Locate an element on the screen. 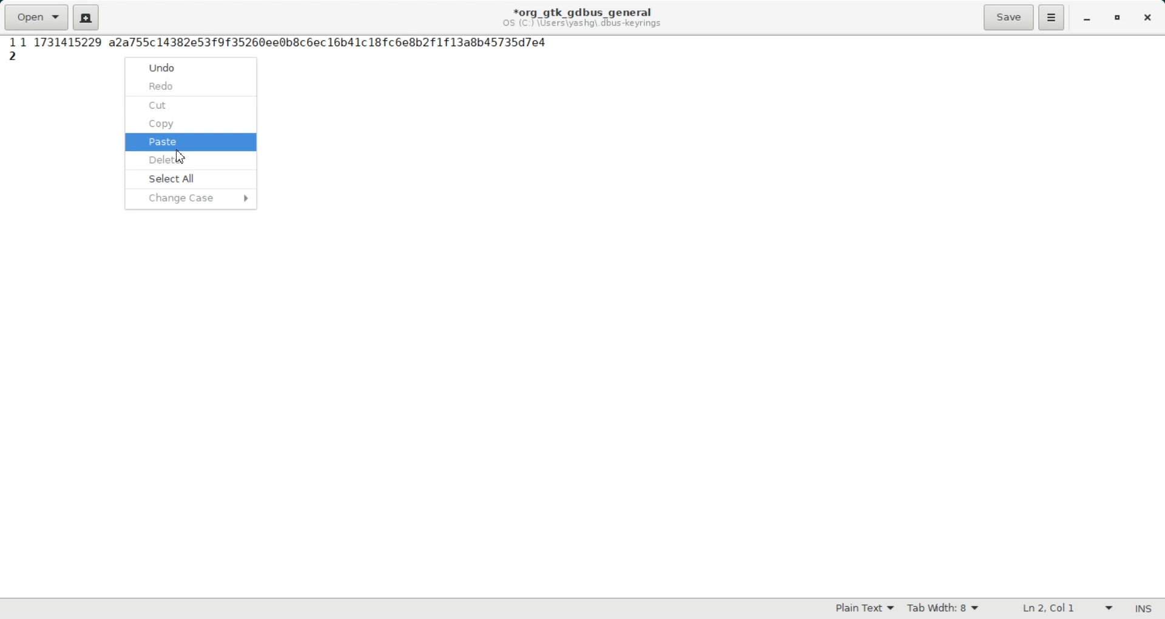 The width and height of the screenshot is (1165, 619). Line Number is located at coordinates (11, 43).